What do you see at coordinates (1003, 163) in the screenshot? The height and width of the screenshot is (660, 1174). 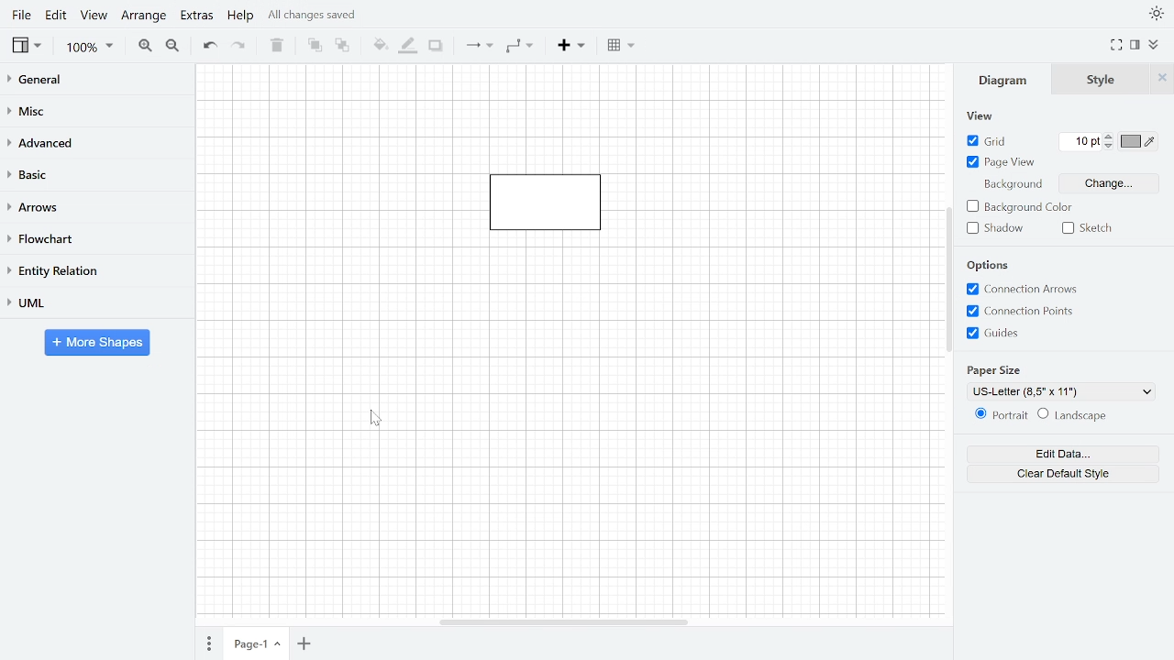 I see `Page view` at bounding box center [1003, 163].